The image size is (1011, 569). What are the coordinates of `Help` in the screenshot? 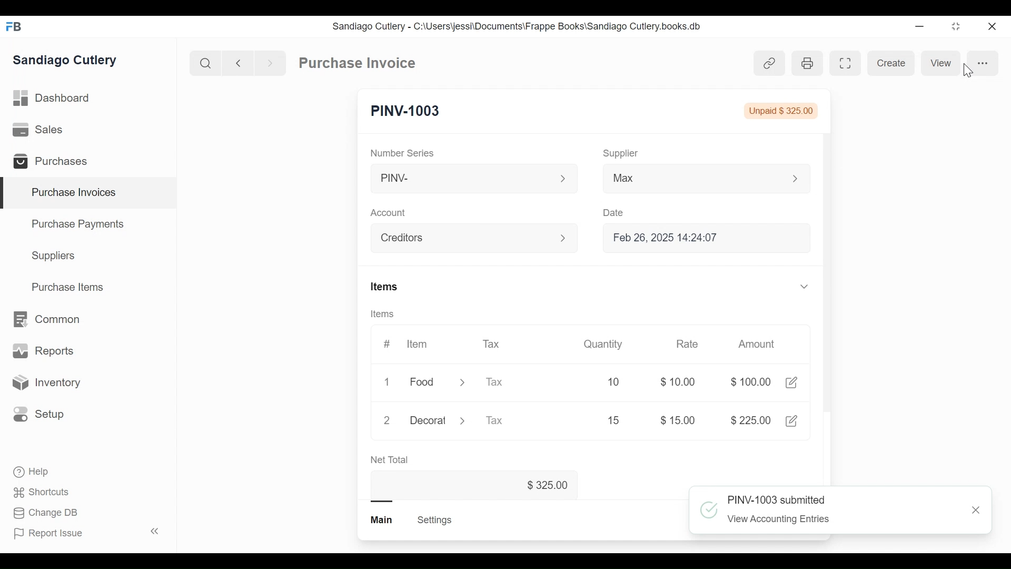 It's located at (32, 472).